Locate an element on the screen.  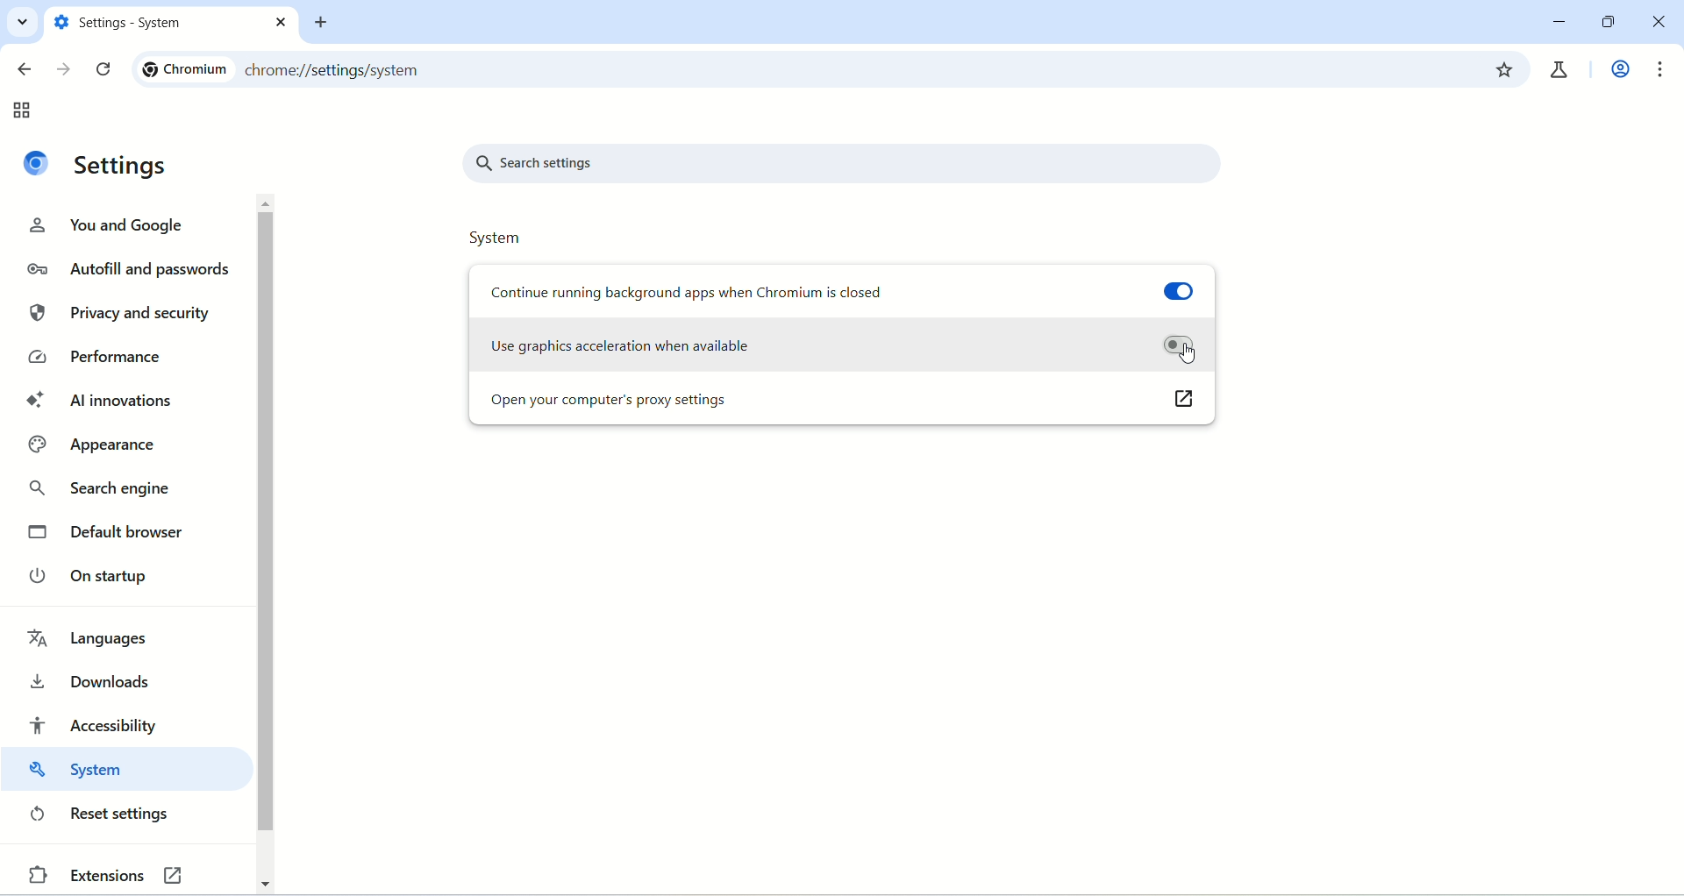
open your computer's proxy settings is located at coordinates (807, 402).